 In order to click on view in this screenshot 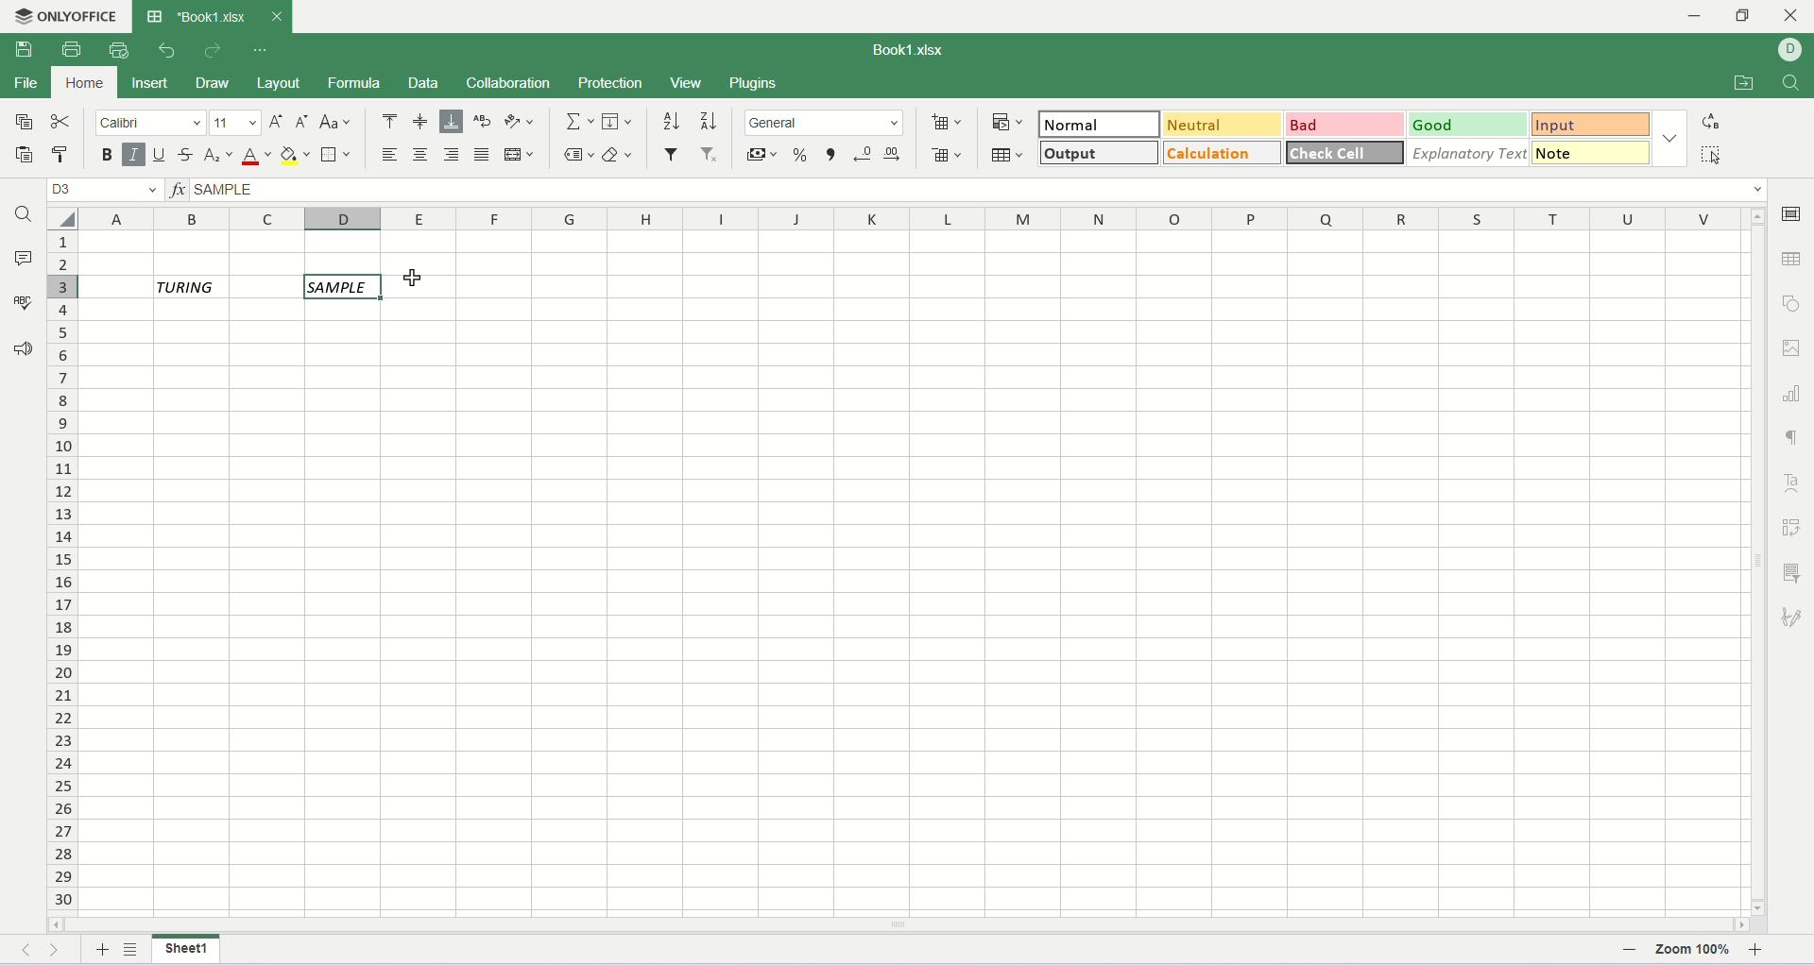, I will do `click(685, 82)`.